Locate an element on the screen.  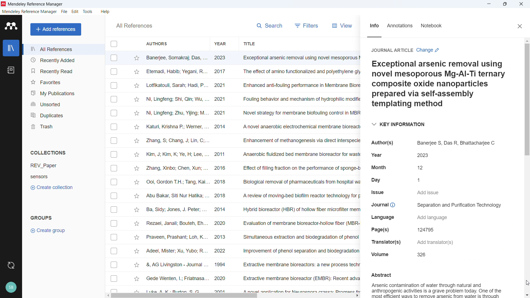
yeat-2023 is located at coordinates (422, 155).